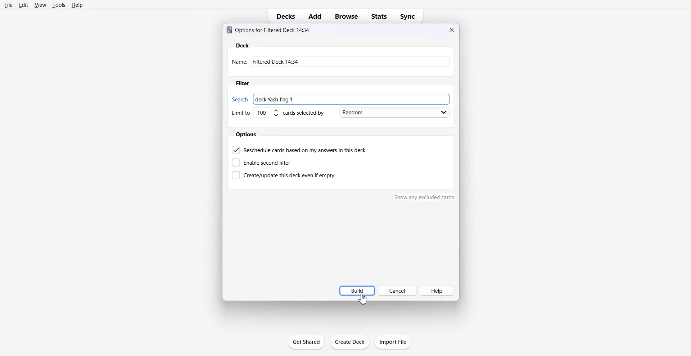 This screenshot has height=356, width=691. Describe the element at coordinates (357, 291) in the screenshot. I see `Build` at that location.